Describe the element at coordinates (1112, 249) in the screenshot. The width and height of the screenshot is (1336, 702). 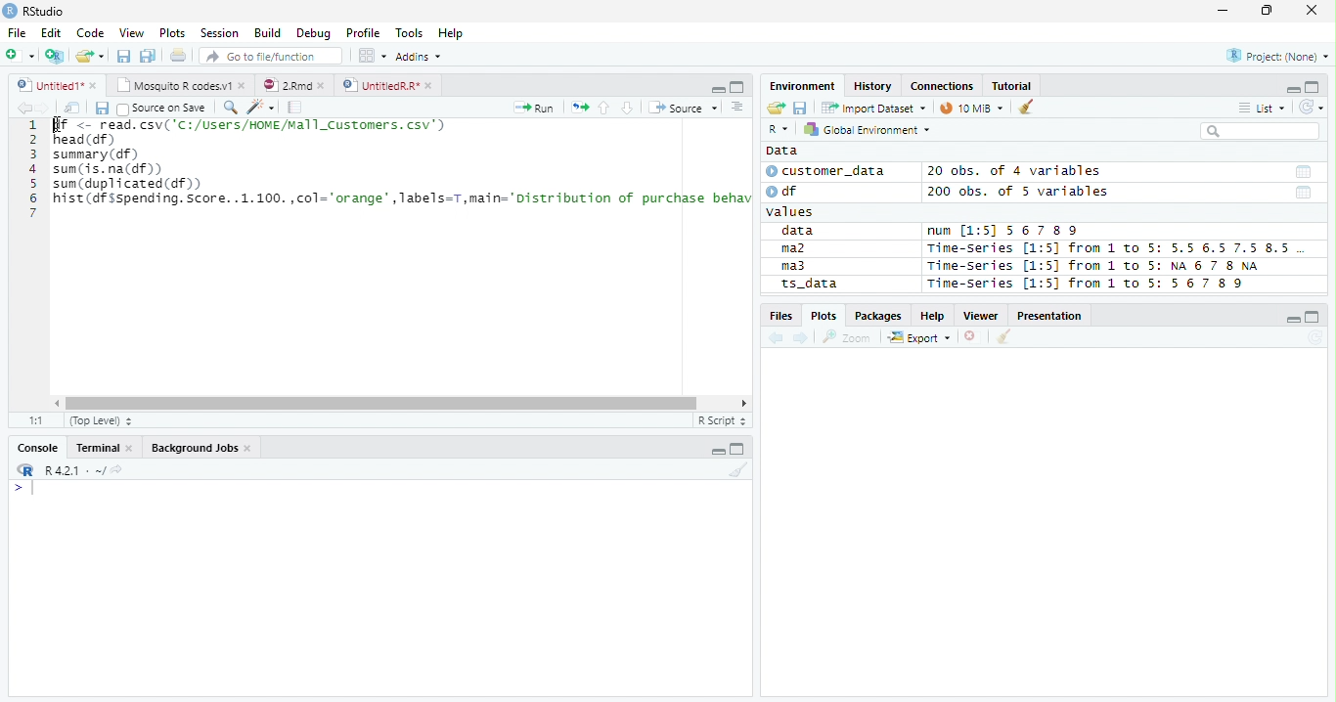
I see `Time-Series [1:5] from 1 to 5: 5.5 6.5 7.5 8.5` at that location.